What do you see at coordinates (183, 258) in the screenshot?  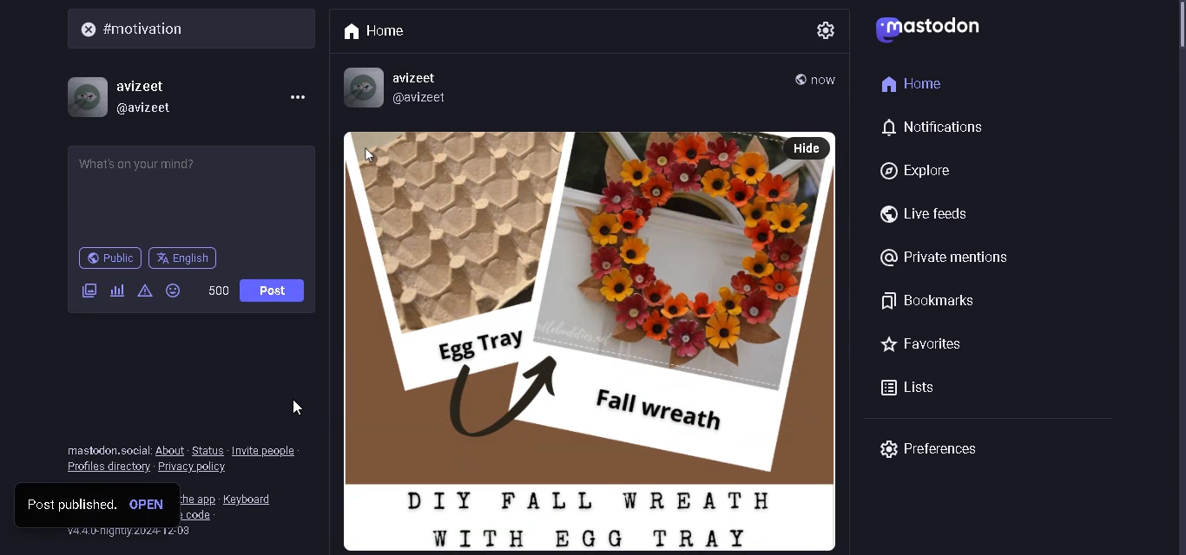 I see `englishlanguage` at bounding box center [183, 258].